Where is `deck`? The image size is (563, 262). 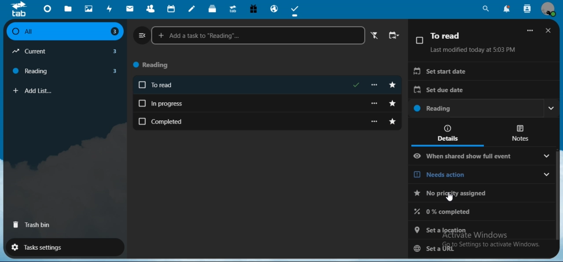 deck is located at coordinates (212, 8).